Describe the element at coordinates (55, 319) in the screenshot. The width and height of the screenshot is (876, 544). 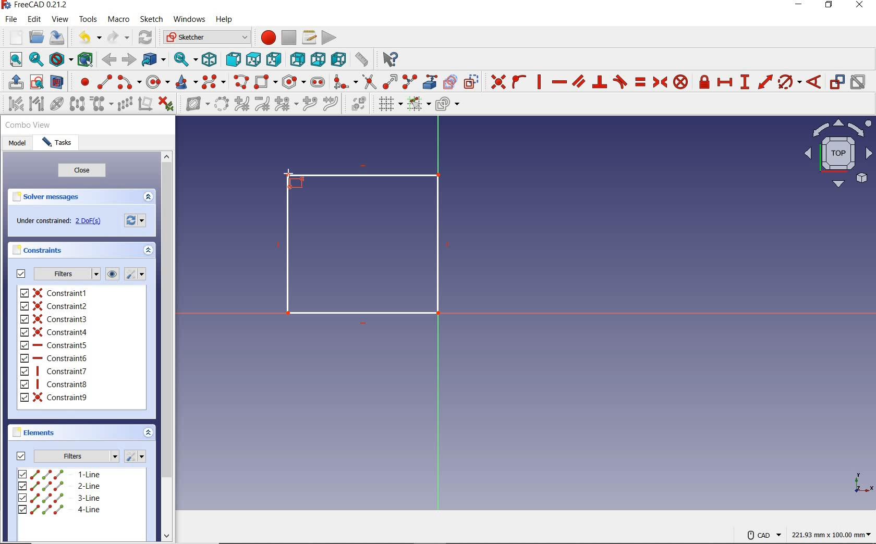
I see `constraint3` at that location.